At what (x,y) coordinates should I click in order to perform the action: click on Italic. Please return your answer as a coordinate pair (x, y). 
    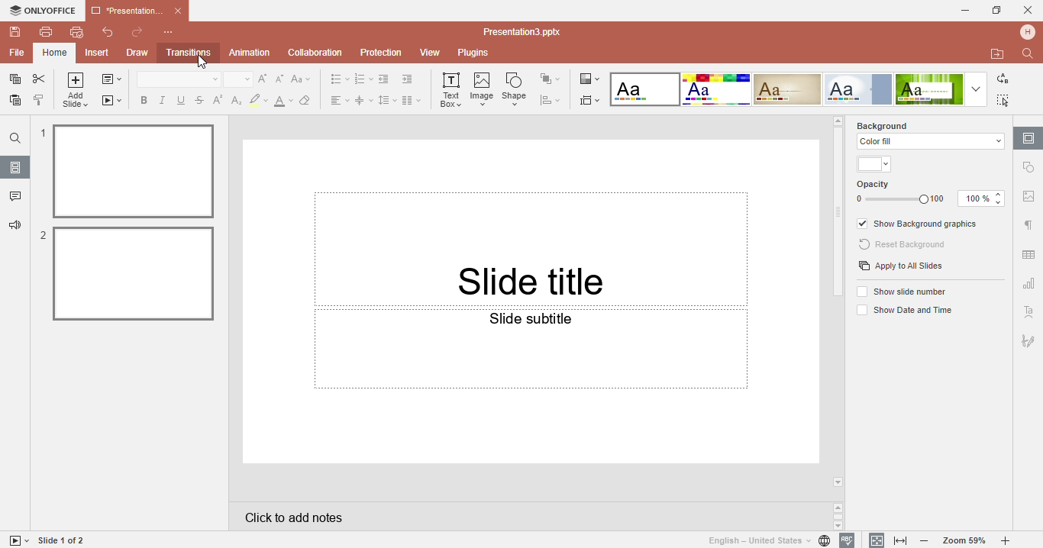
    Looking at the image, I should click on (164, 100).